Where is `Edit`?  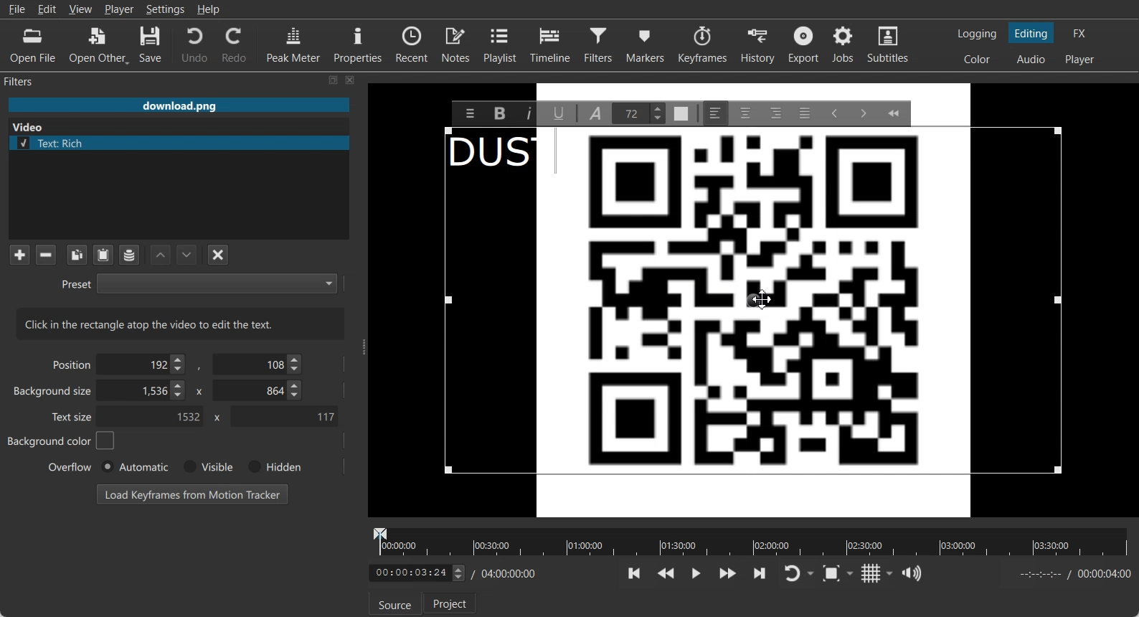
Edit is located at coordinates (47, 9).